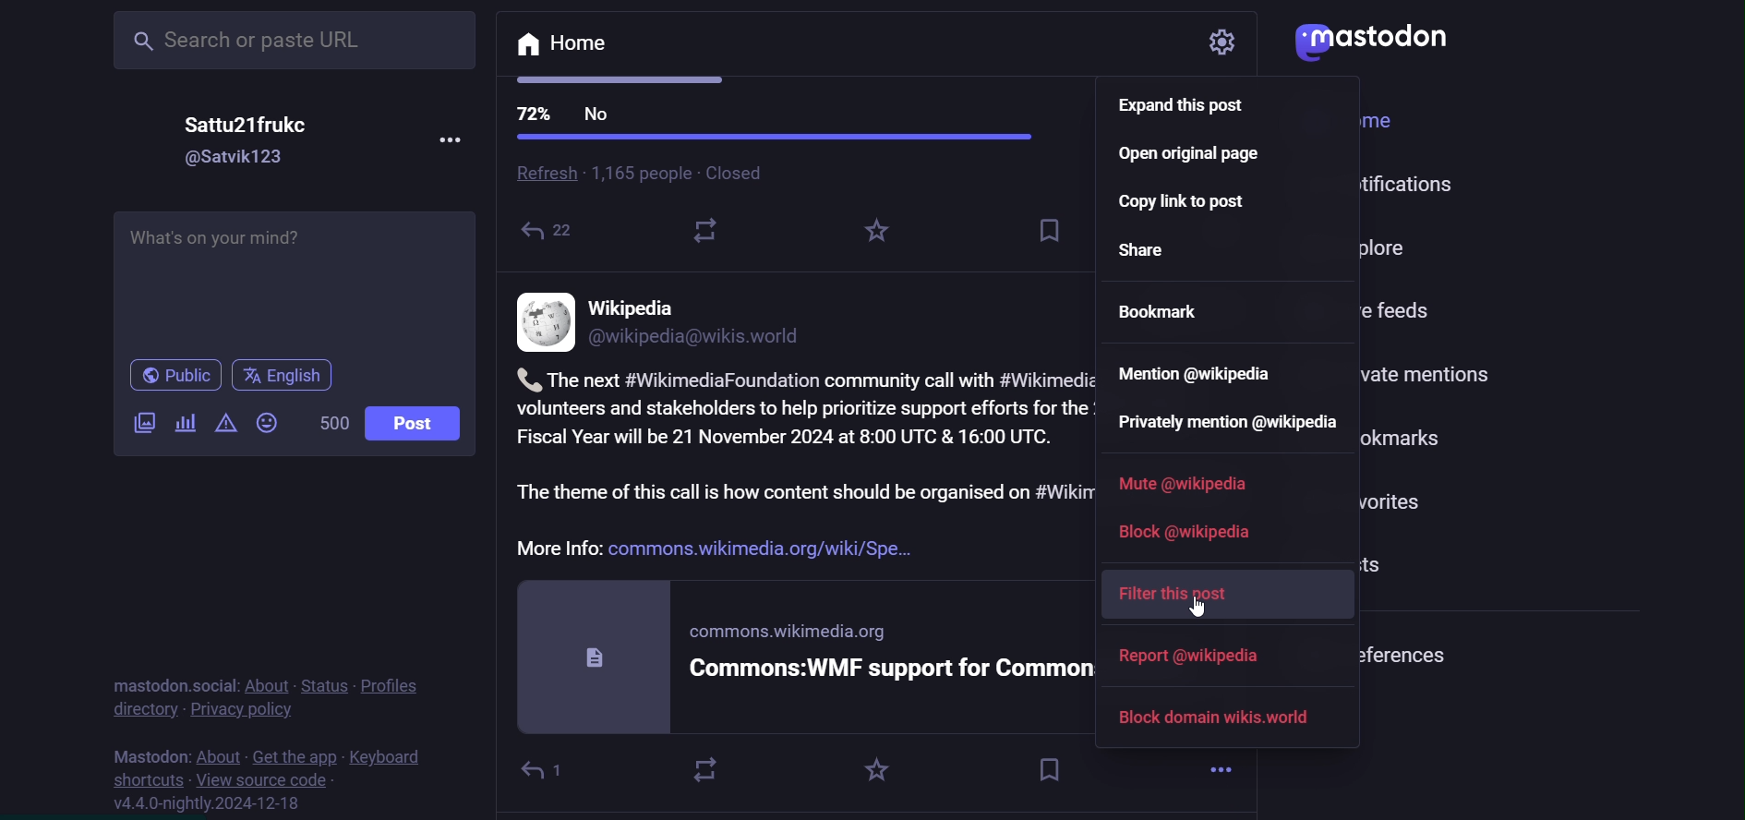 The image size is (1745, 820). Describe the element at coordinates (533, 113) in the screenshot. I see `72%` at that location.